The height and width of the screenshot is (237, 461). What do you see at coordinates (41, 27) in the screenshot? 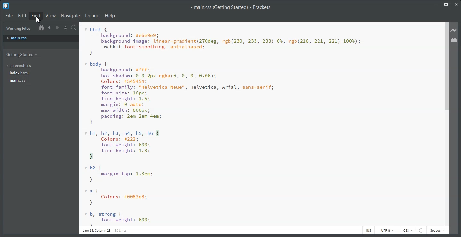
I see `Show In the file tree` at bounding box center [41, 27].